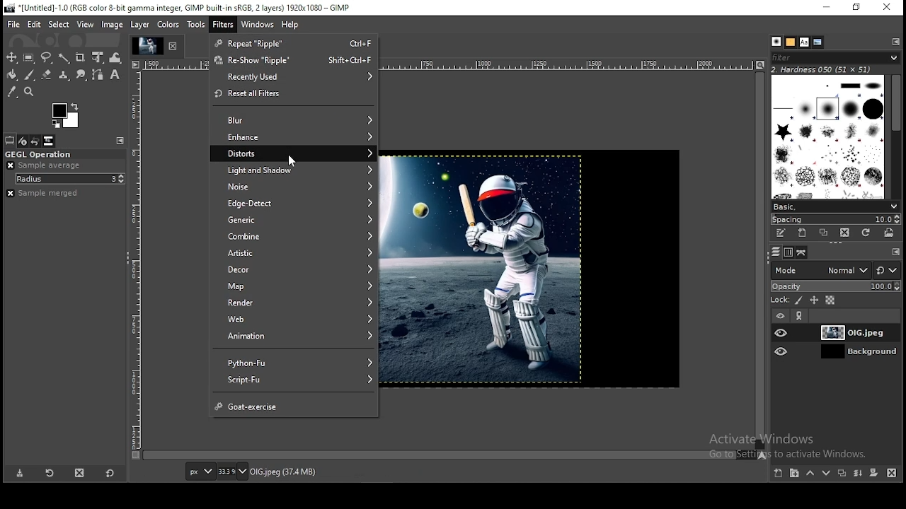 This screenshot has height=509, width=906. Describe the element at coordinates (887, 270) in the screenshot. I see `switch to another group of modes` at that location.